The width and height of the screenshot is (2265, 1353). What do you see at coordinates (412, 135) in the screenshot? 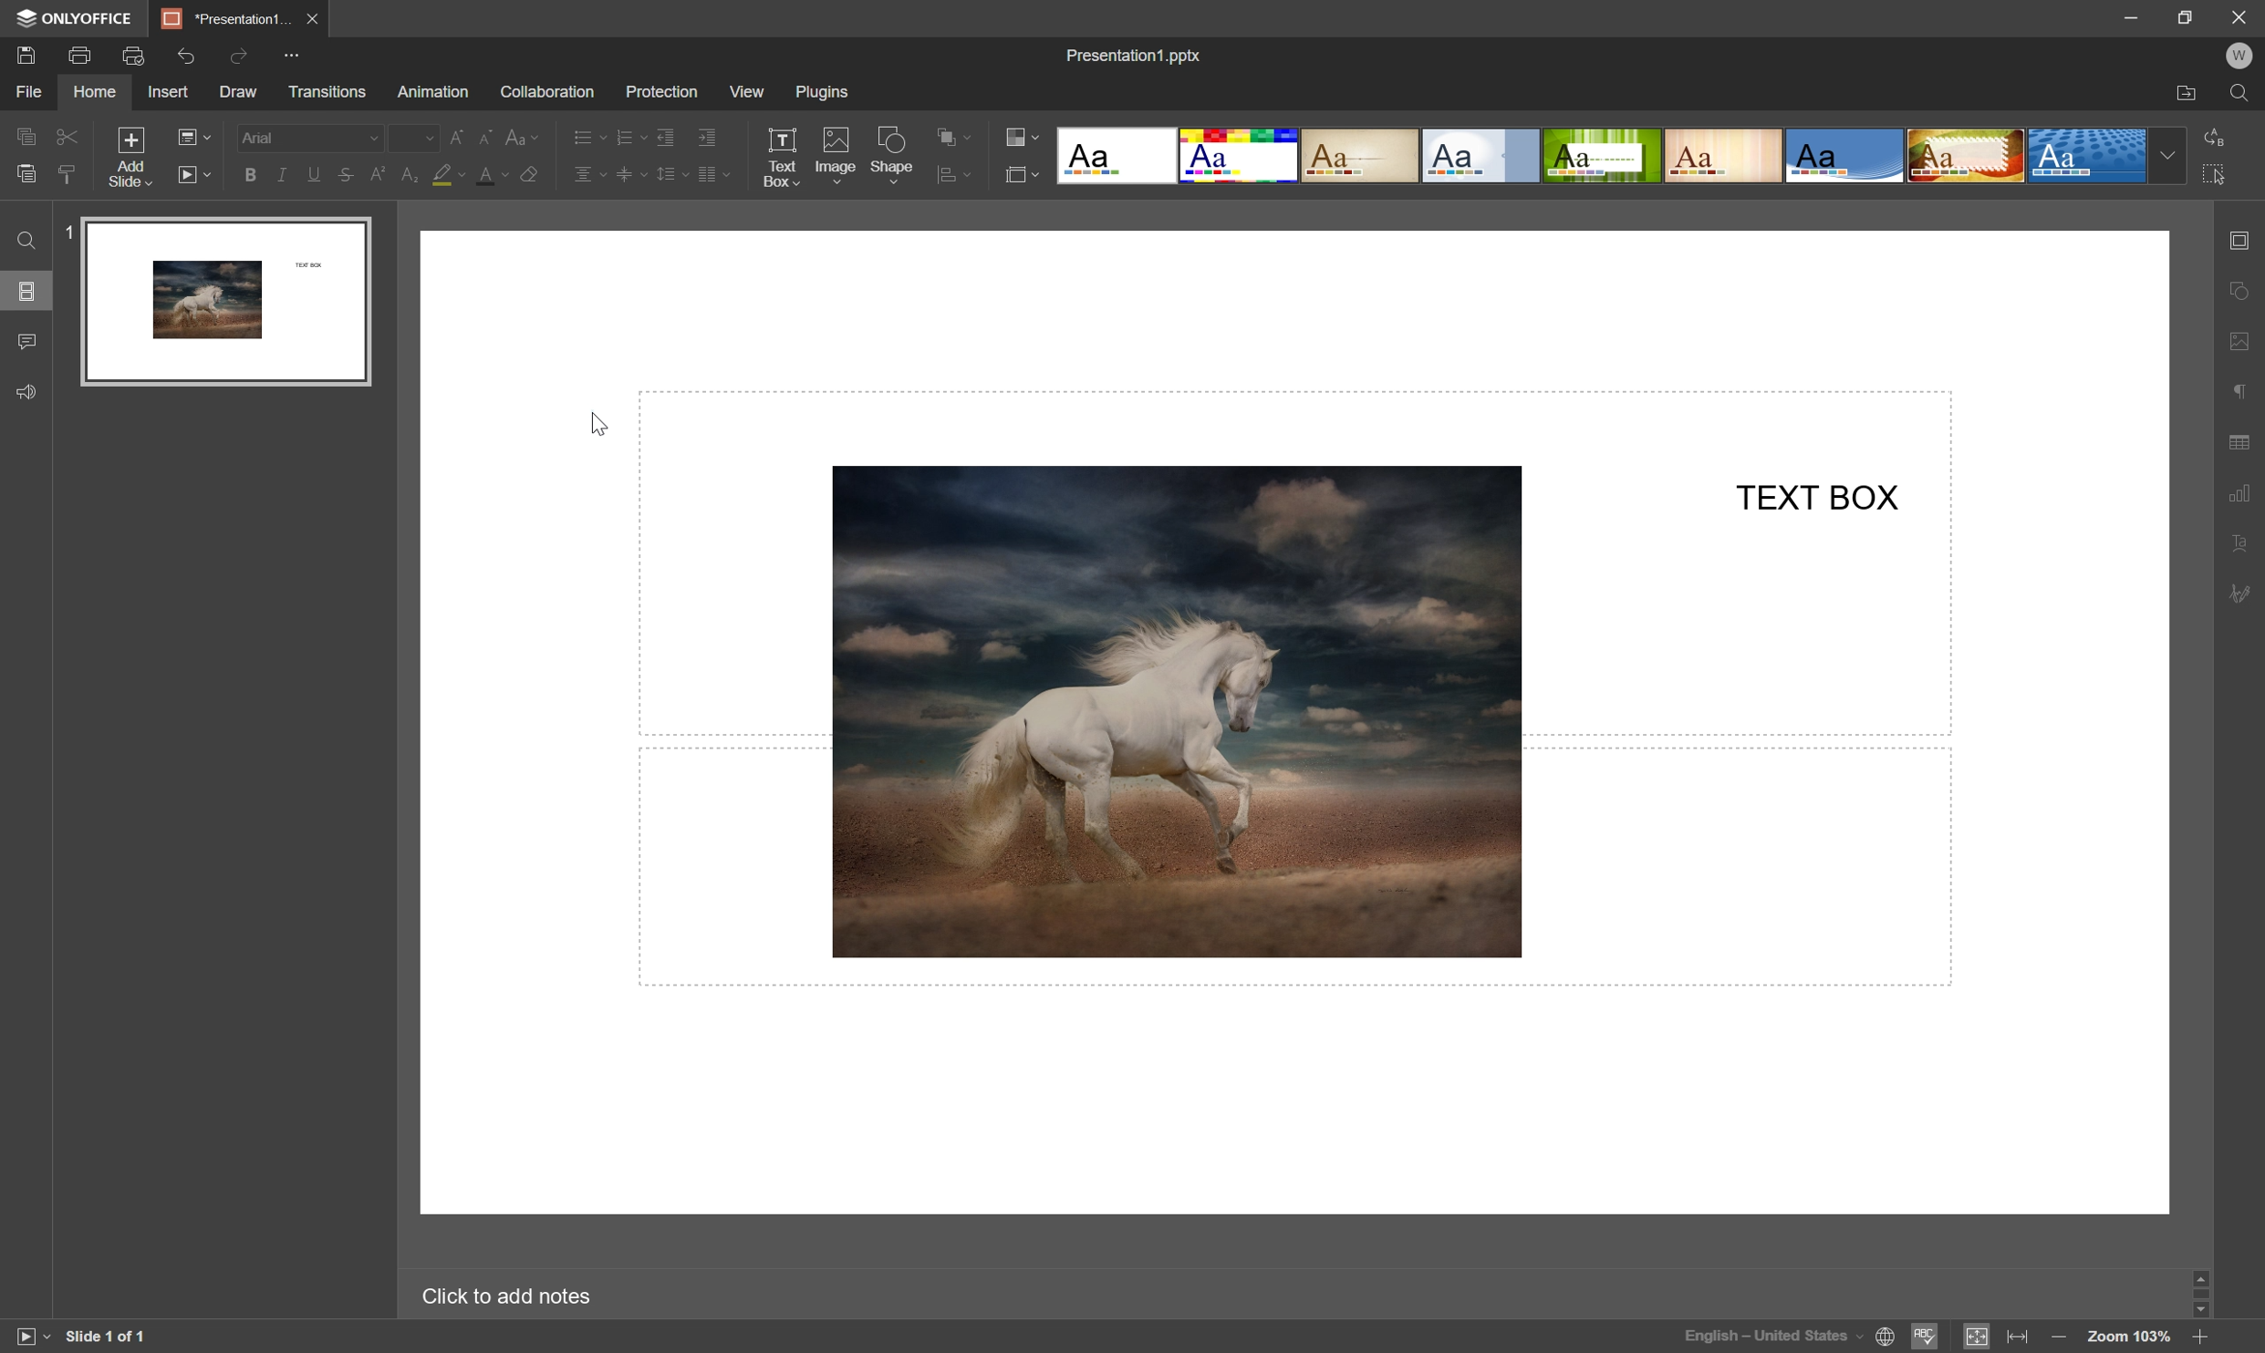
I see `Font size drop down` at bounding box center [412, 135].